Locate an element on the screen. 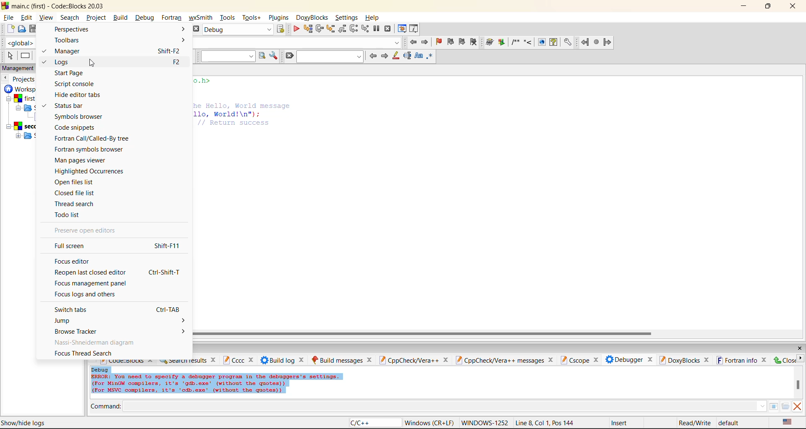  nassi shneidderman diagram is located at coordinates (96, 342).